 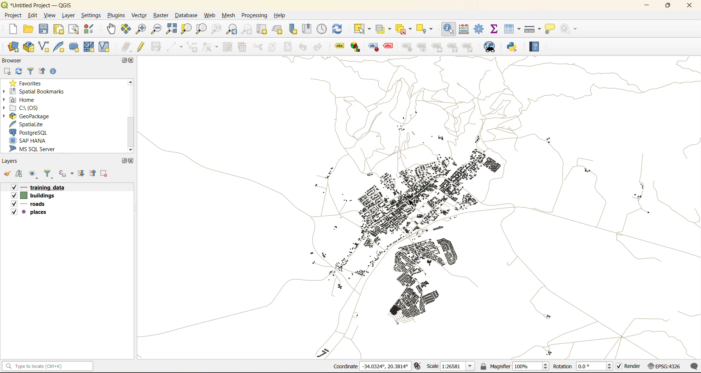 What do you see at coordinates (187, 29) in the screenshot?
I see `zoom selection` at bounding box center [187, 29].